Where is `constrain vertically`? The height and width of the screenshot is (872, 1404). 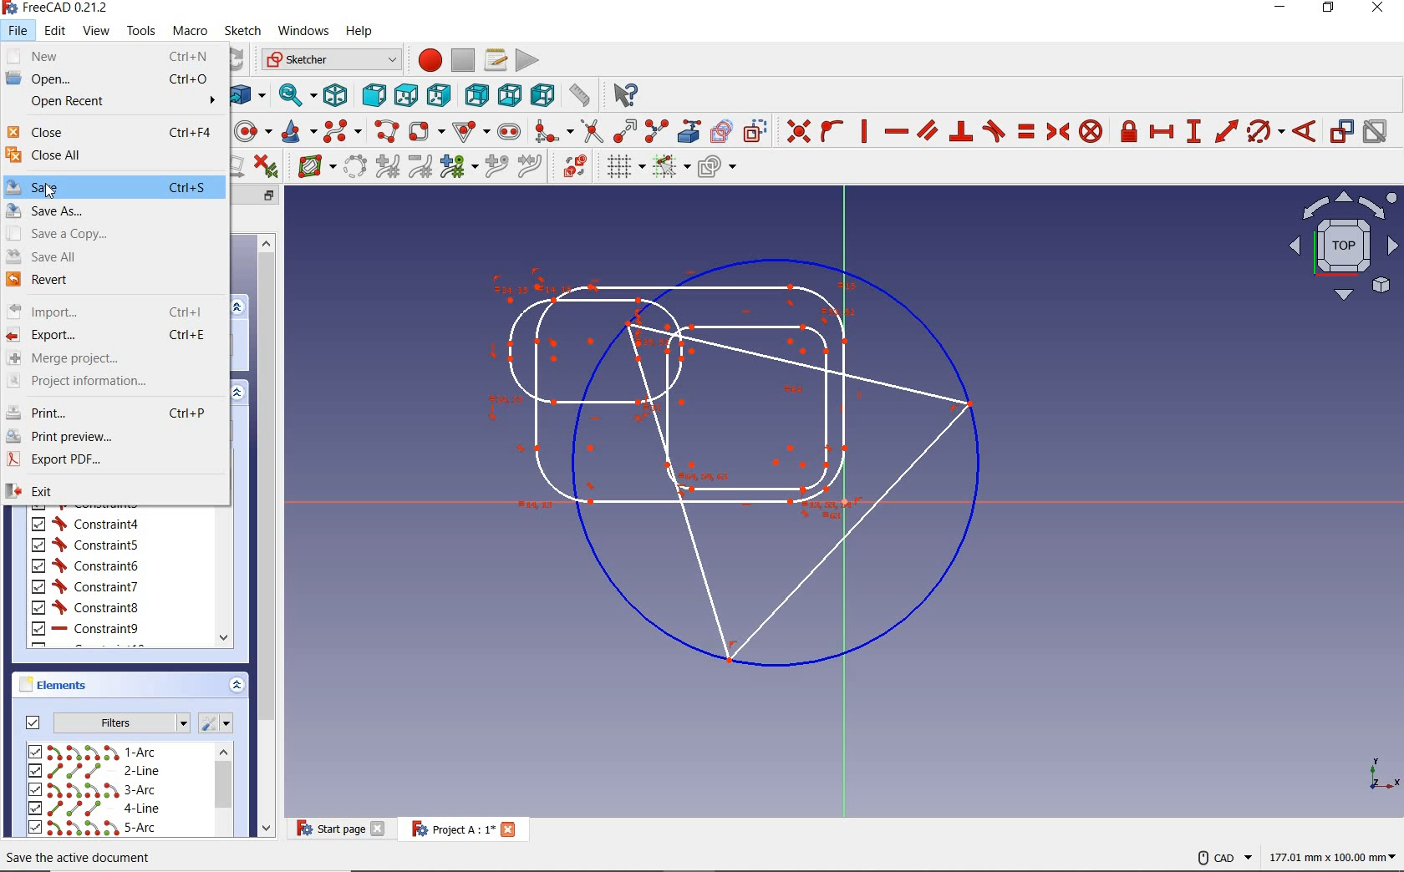
constrain vertically is located at coordinates (866, 131).